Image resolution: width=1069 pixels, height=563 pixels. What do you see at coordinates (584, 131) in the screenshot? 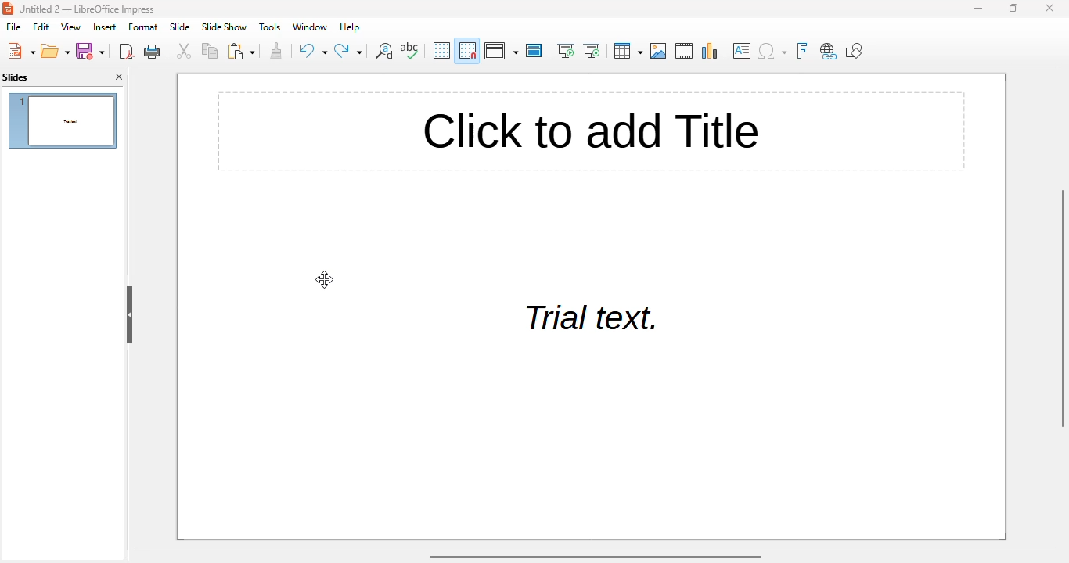
I see `Click to add Title` at bounding box center [584, 131].